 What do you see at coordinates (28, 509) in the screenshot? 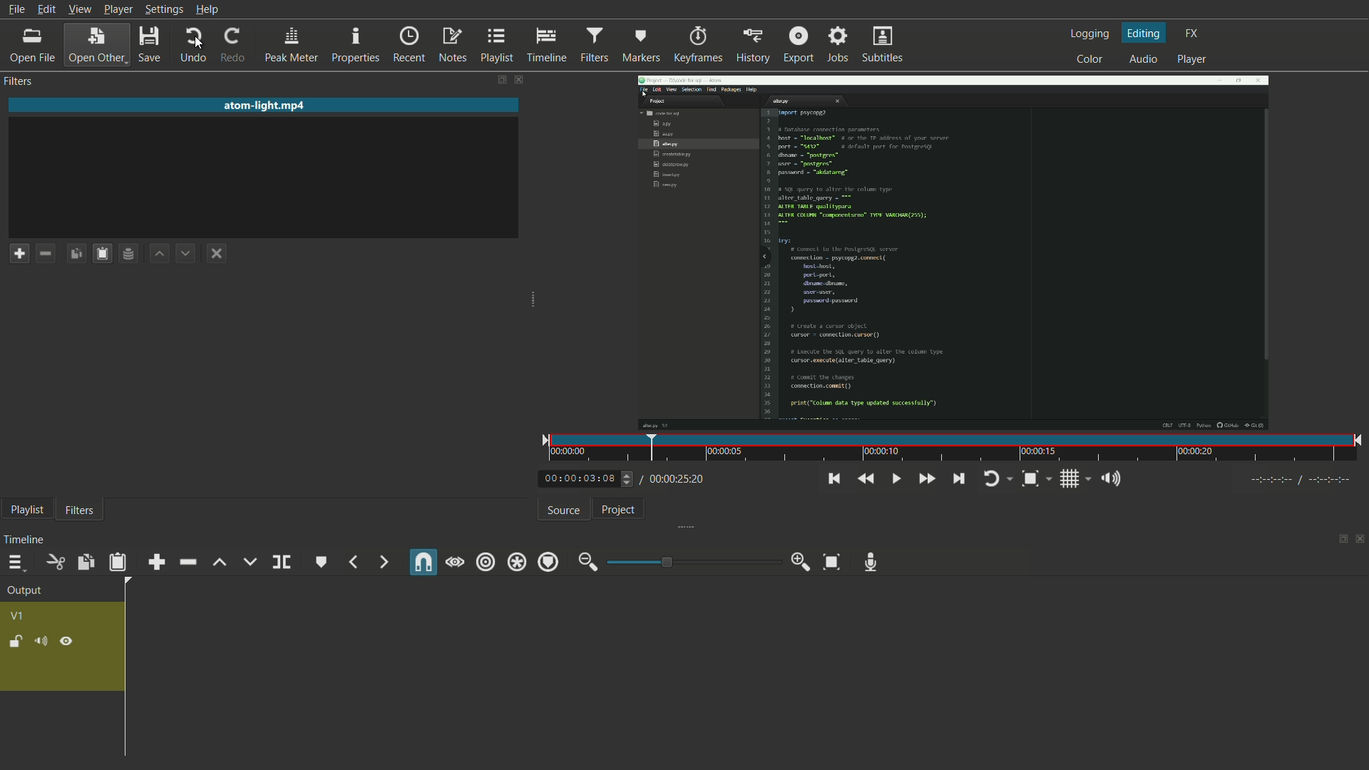
I see `playlist` at bounding box center [28, 509].